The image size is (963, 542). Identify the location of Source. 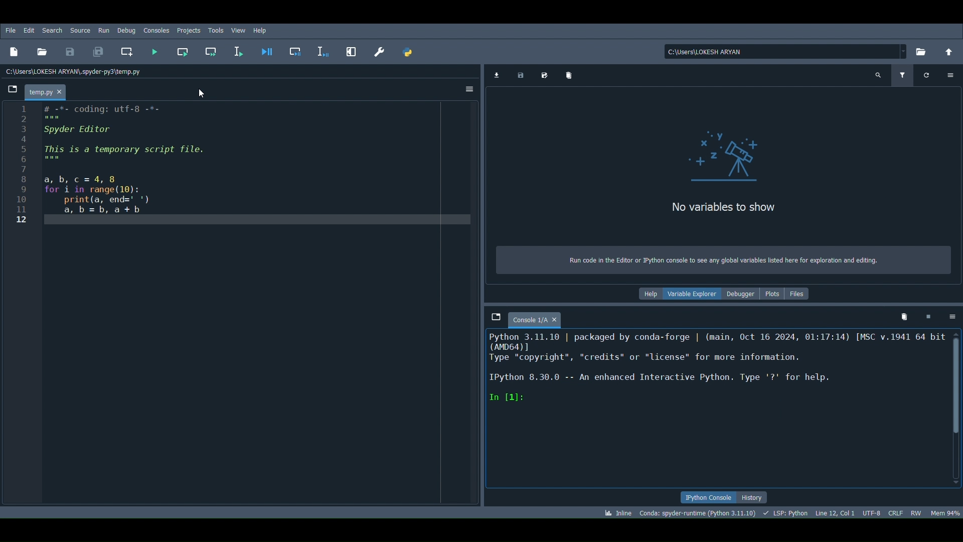
(80, 30).